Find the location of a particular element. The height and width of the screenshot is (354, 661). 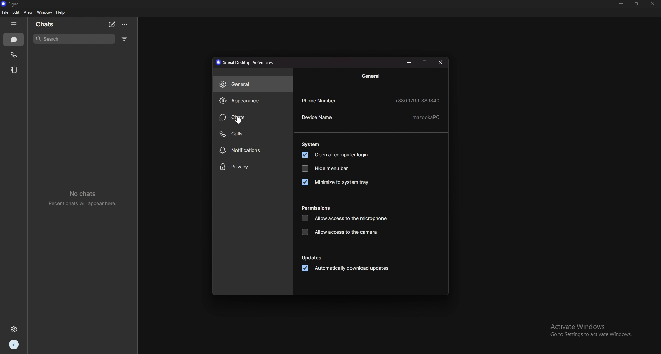

minimize to system tray is located at coordinates (336, 182).